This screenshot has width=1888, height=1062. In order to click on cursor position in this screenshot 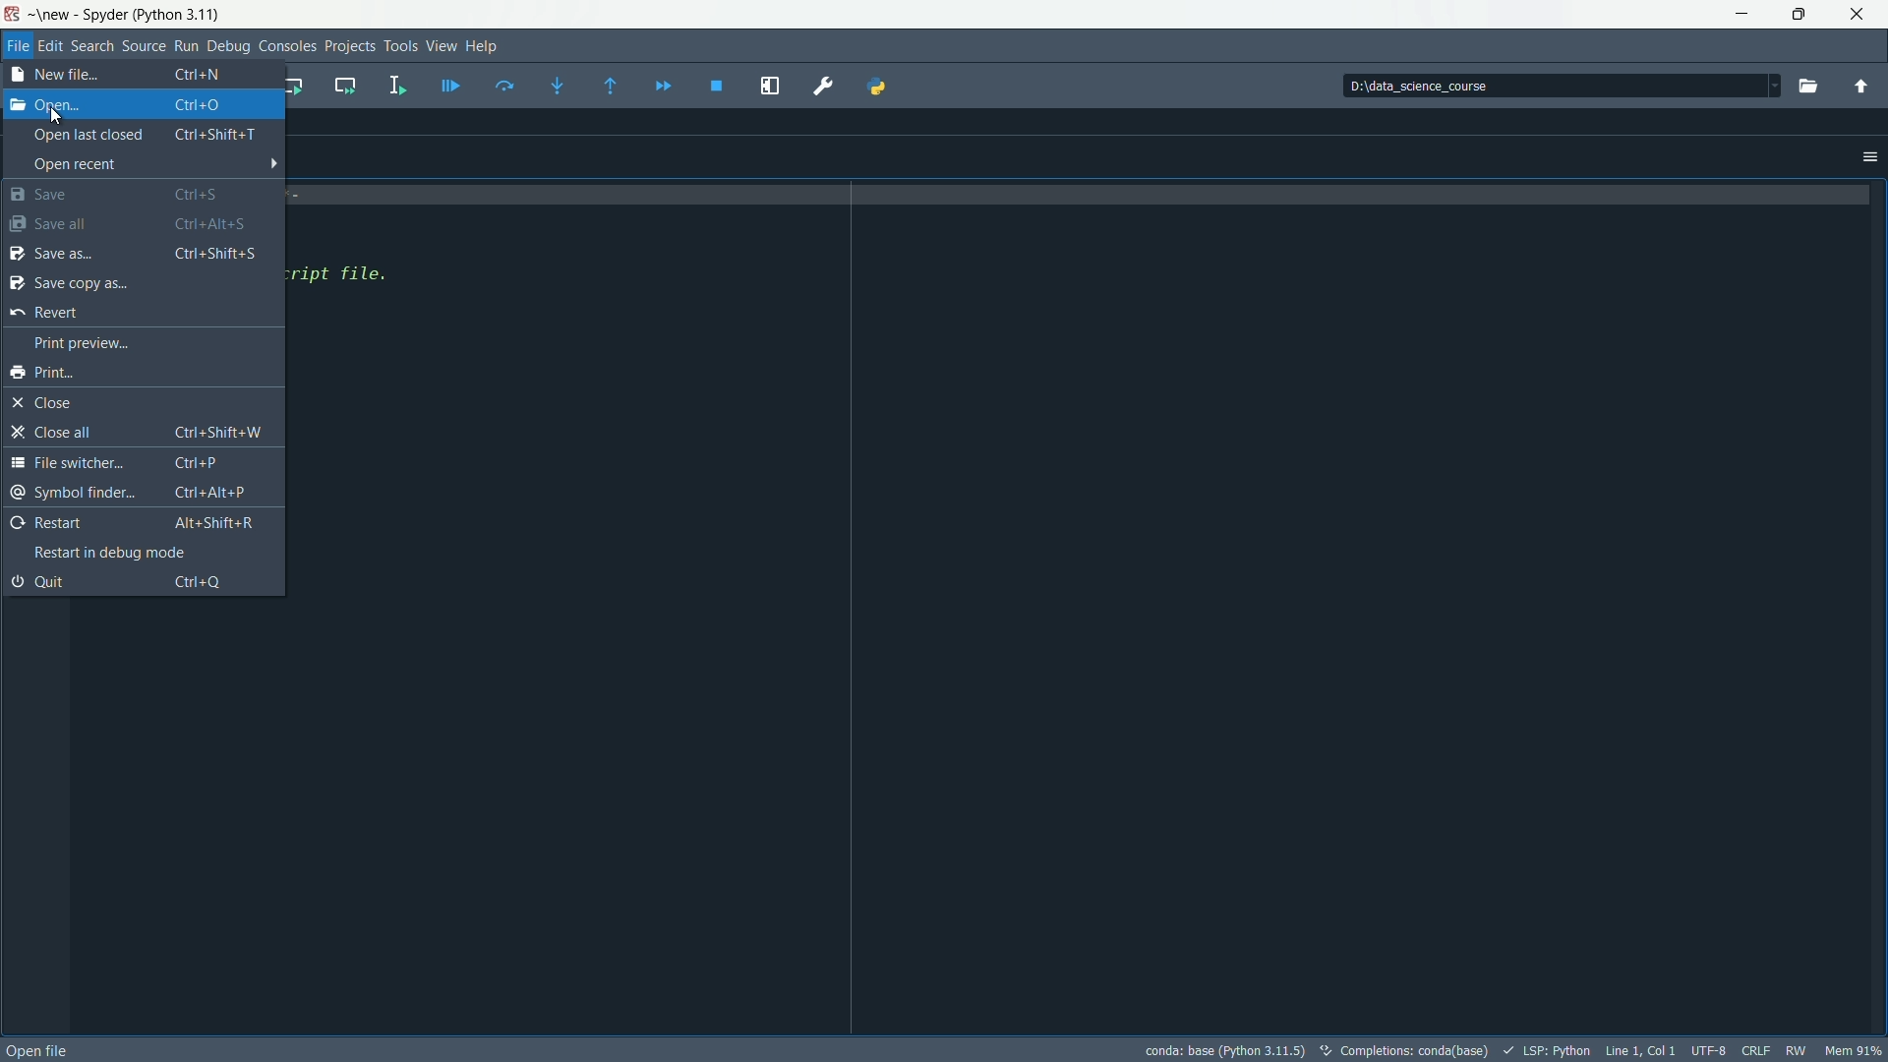, I will do `click(1642, 1049)`.